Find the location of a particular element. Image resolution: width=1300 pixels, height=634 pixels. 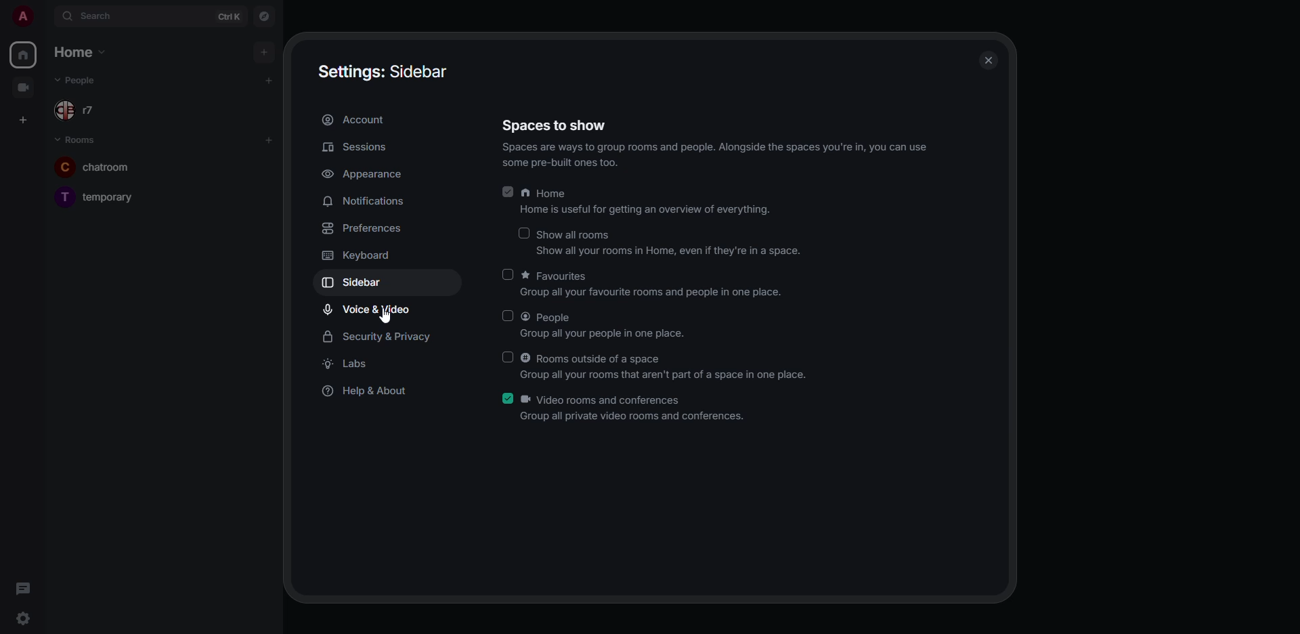

click to enable is located at coordinates (505, 356).